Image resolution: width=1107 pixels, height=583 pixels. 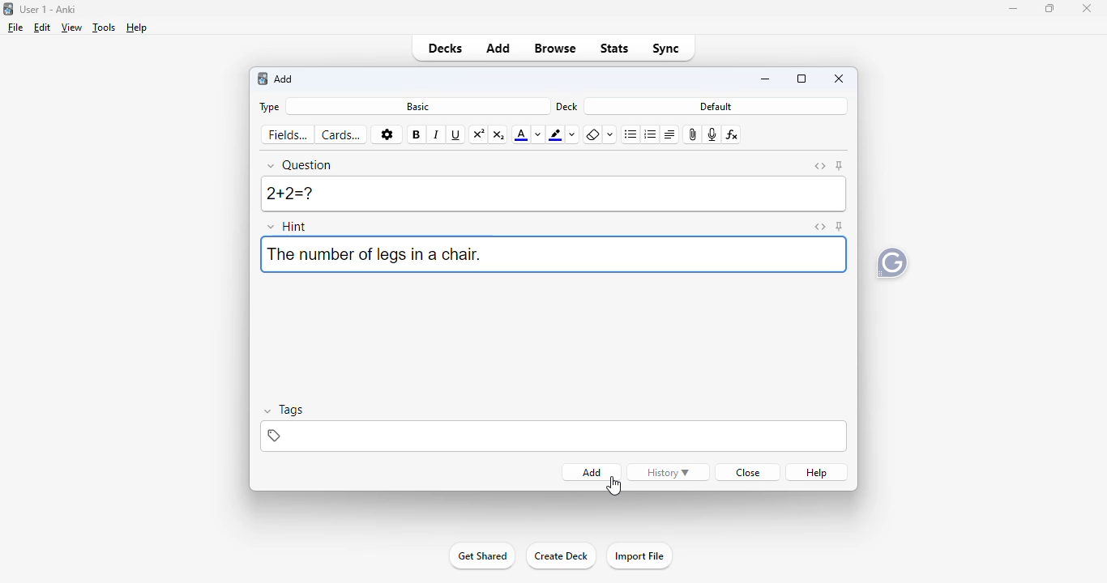 I want to click on add, so click(x=593, y=473).